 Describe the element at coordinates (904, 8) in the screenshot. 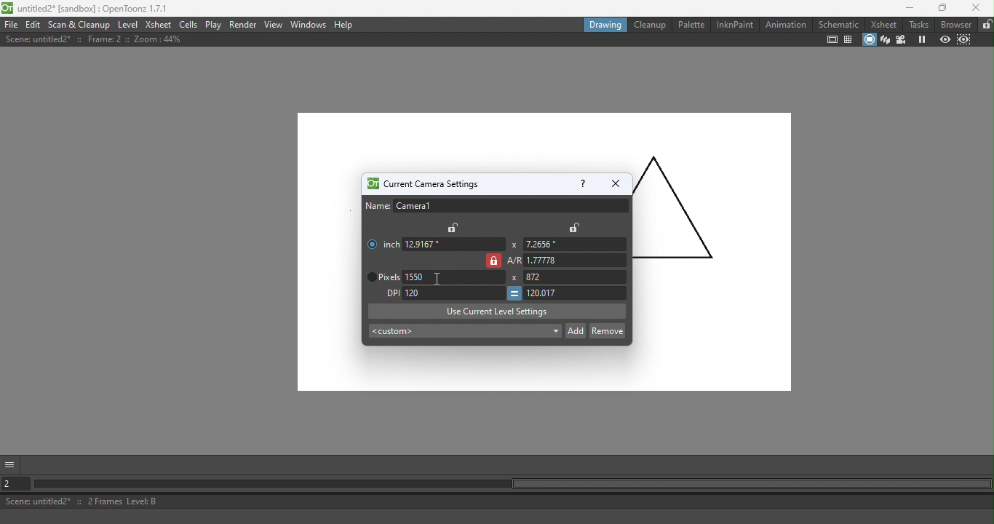

I see `Minimize` at that location.